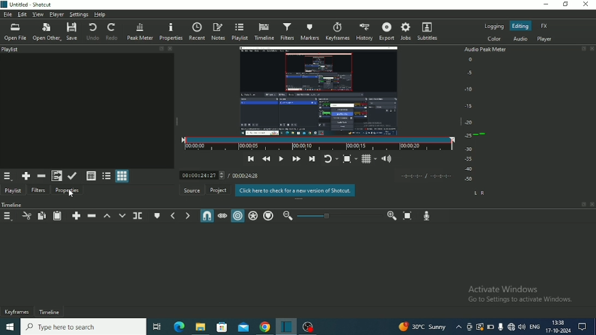 Image resolution: width=596 pixels, height=335 pixels. Describe the element at coordinates (522, 327) in the screenshot. I see `Speakers` at that location.